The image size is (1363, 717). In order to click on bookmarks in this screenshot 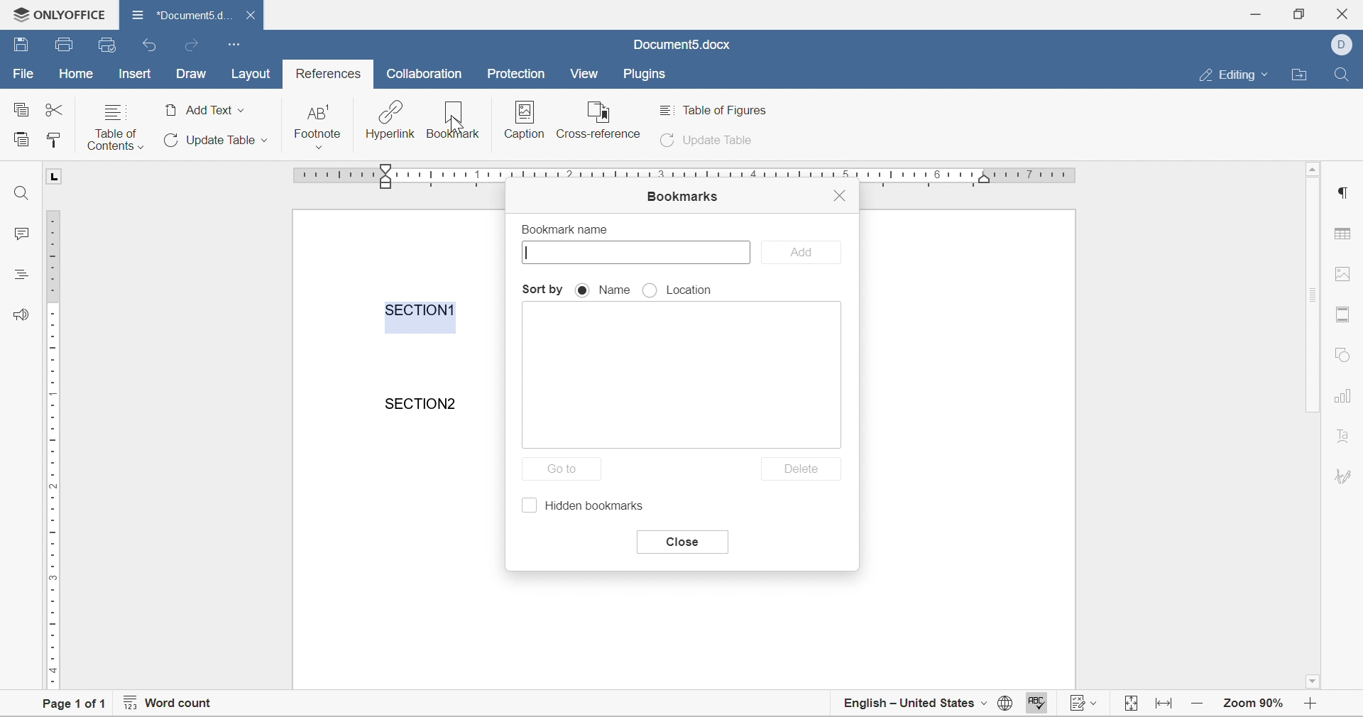, I will do `click(681, 197)`.